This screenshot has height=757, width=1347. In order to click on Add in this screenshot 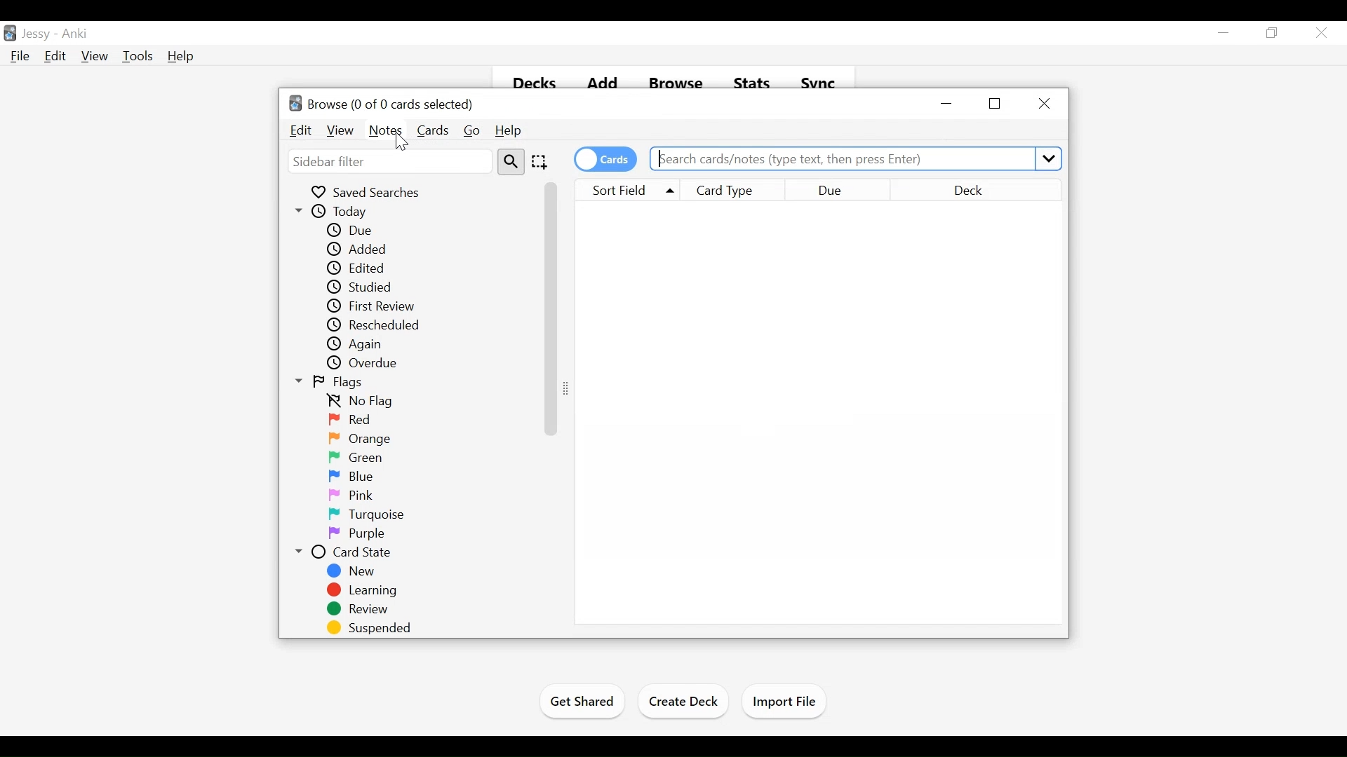, I will do `click(603, 80)`.